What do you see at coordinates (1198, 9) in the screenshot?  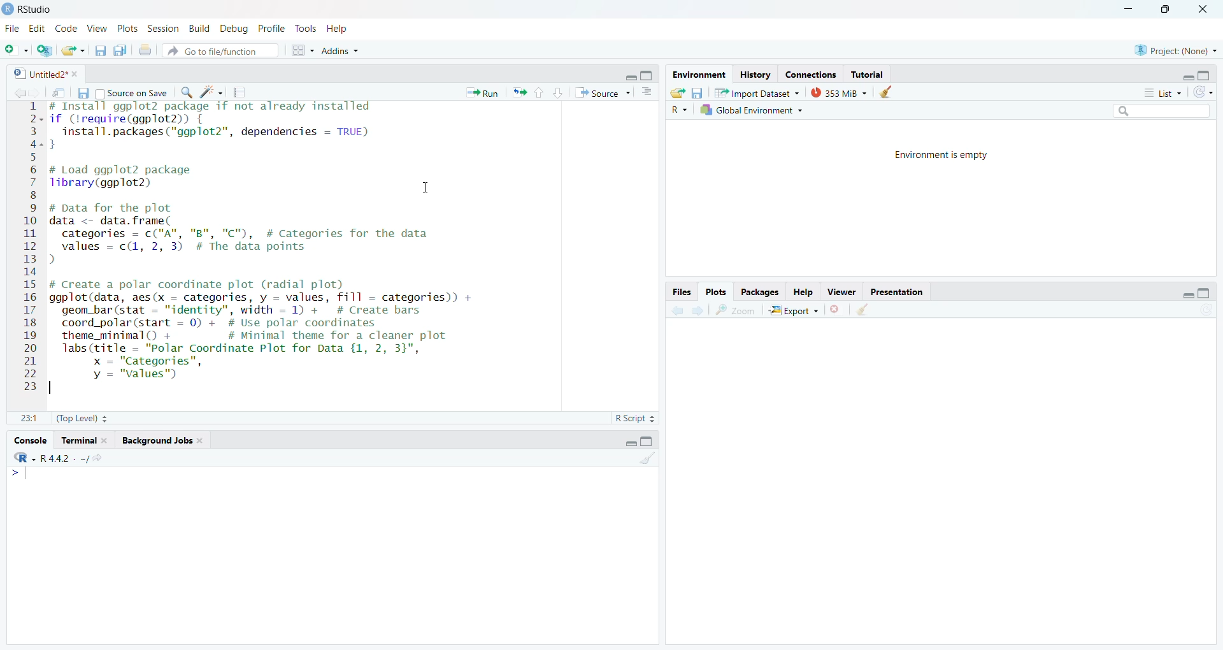 I see `close` at bounding box center [1198, 9].